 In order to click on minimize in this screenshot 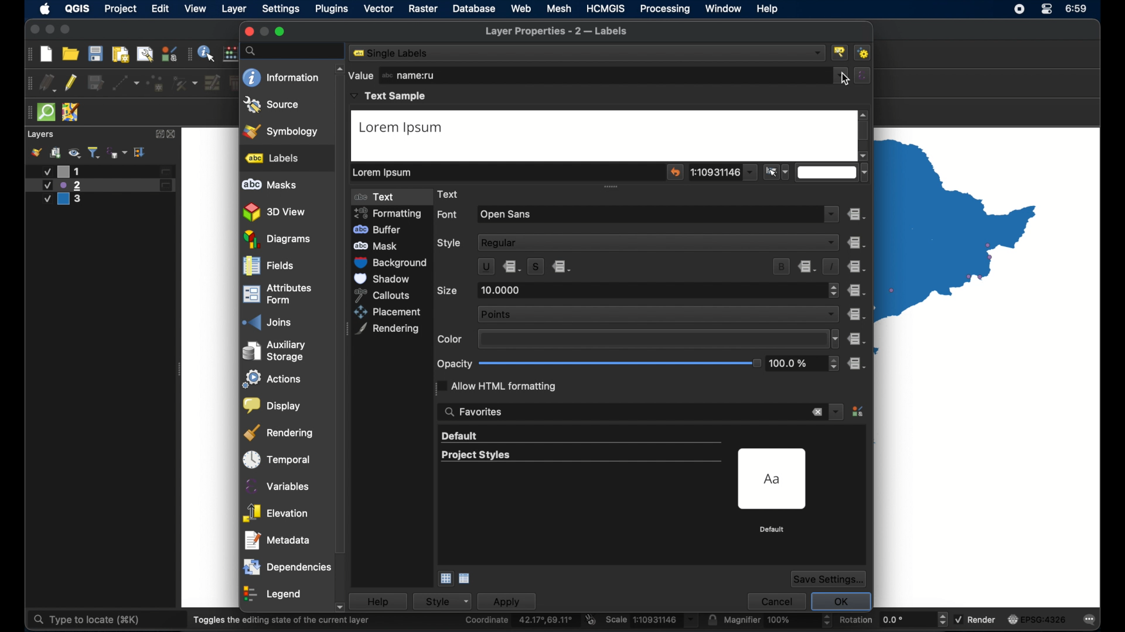, I will do `click(49, 30)`.